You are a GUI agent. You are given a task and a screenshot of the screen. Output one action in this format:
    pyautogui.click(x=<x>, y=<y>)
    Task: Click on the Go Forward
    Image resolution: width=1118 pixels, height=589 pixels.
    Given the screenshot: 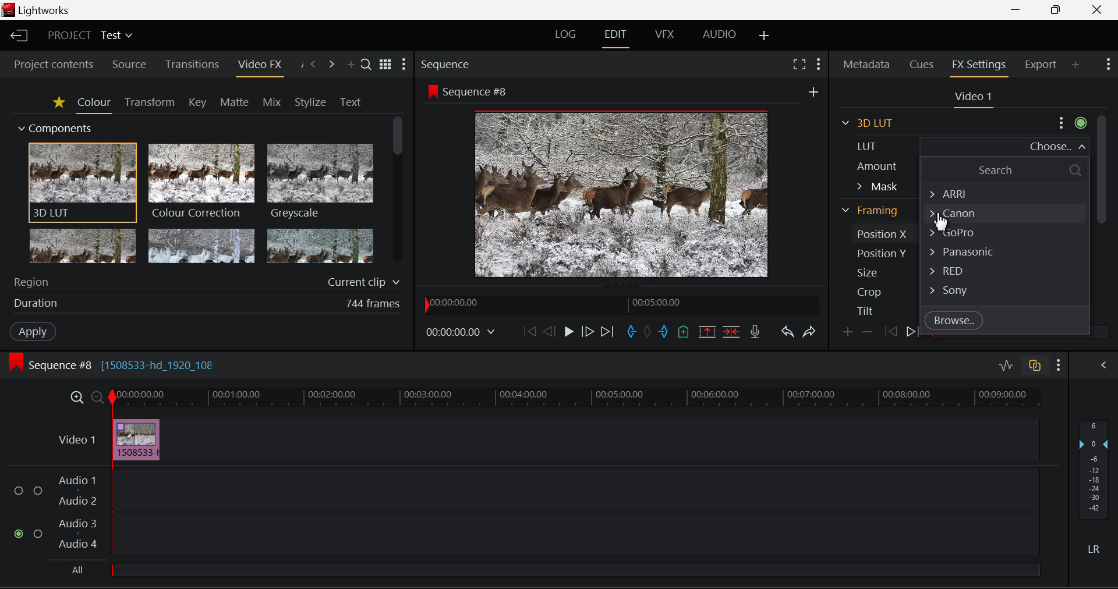 What is the action you would take?
    pyautogui.click(x=588, y=333)
    